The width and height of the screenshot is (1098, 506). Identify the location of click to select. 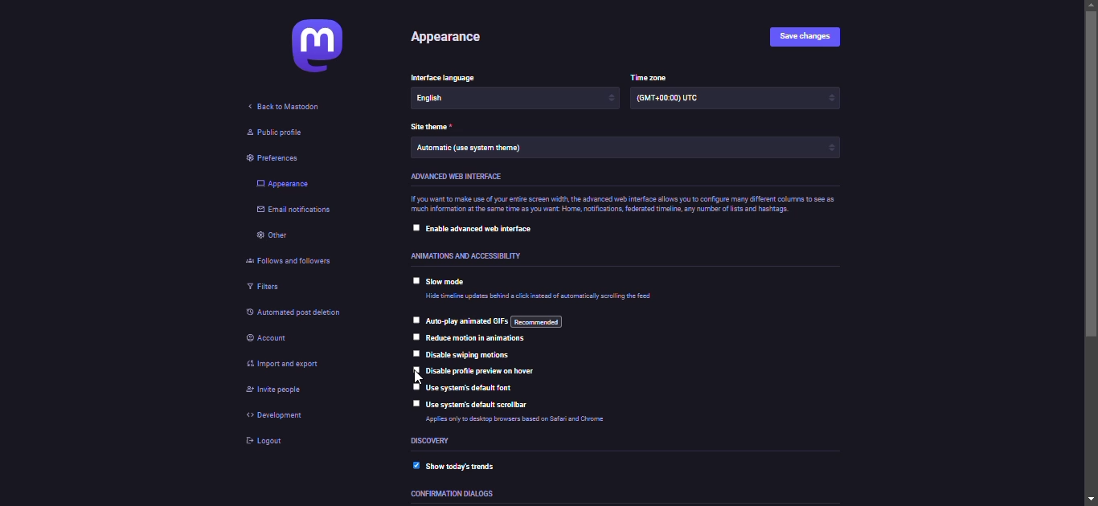
(416, 226).